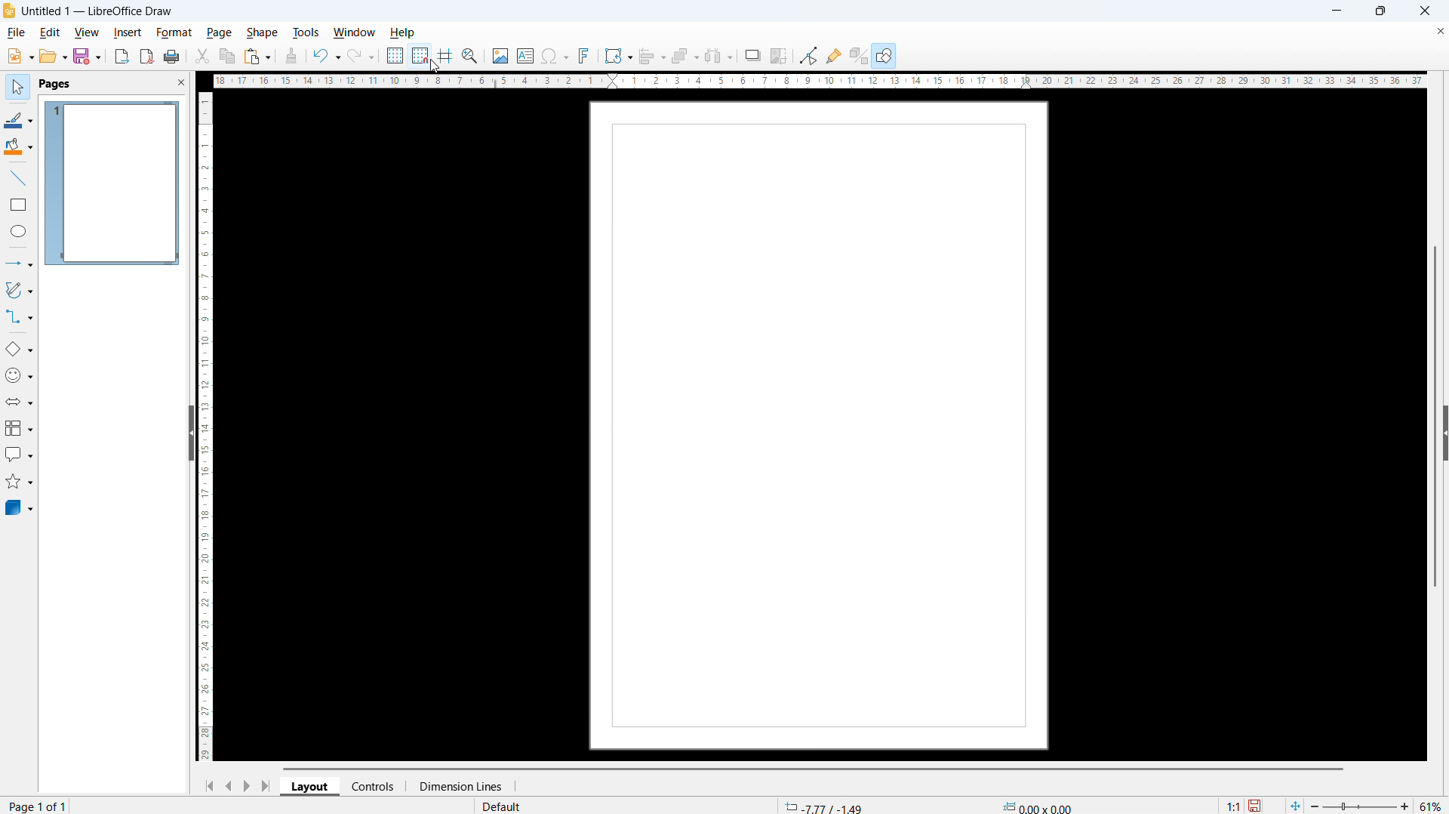 This screenshot has height=814, width=1449. Describe the element at coordinates (56, 83) in the screenshot. I see `pages` at that location.